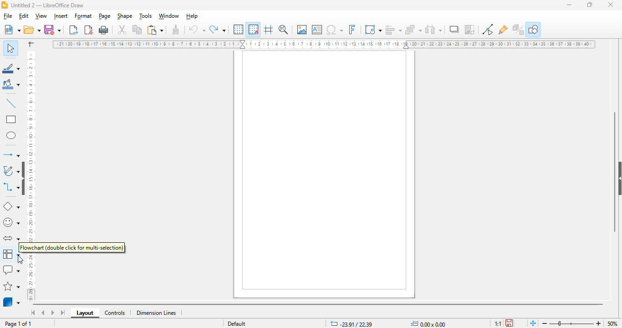  Describe the element at coordinates (116, 313) in the screenshot. I see `controls` at that location.